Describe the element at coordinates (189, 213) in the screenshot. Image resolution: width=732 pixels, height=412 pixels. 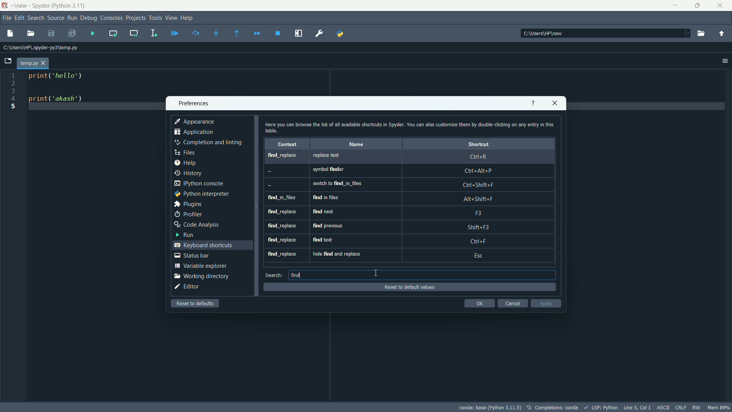
I see `profiler` at that location.